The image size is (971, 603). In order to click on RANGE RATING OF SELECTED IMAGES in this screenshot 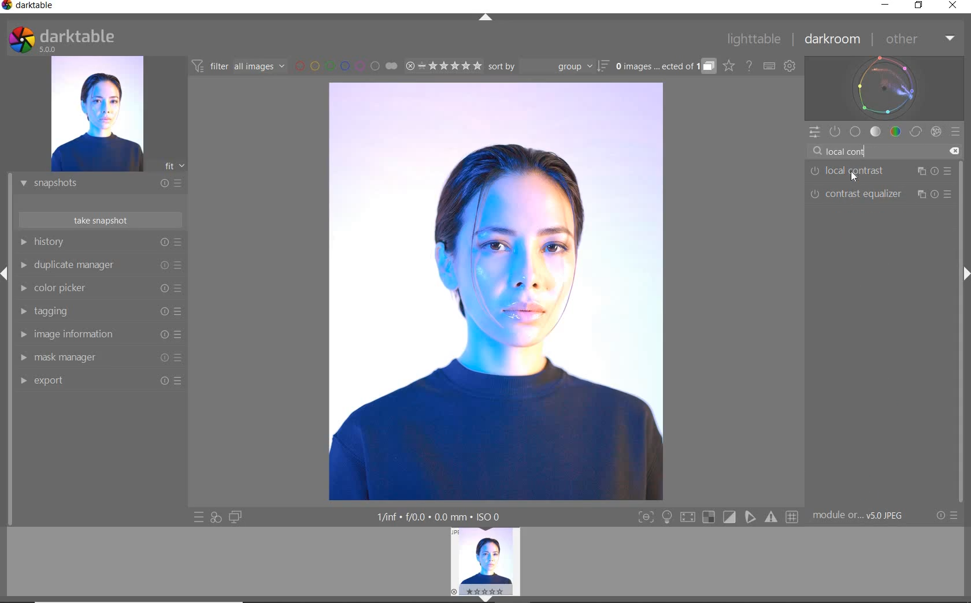, I will do `click(443, 65)`.